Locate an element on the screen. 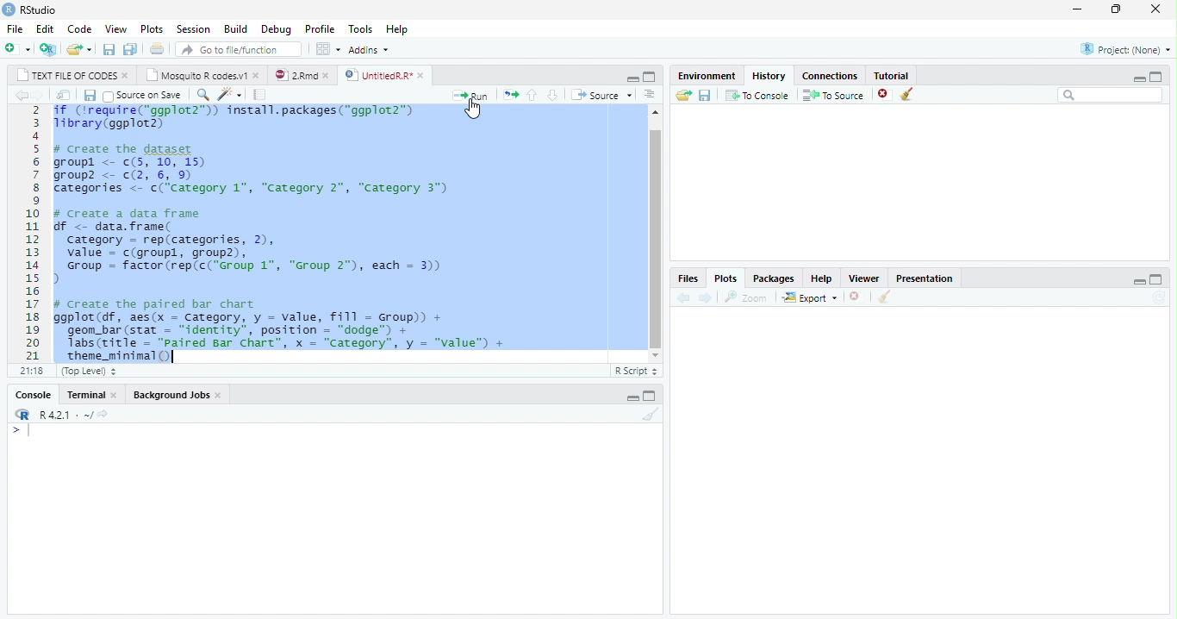 This screenshot has width=1177, height=619. next plot is located at coordinates (708, 297).